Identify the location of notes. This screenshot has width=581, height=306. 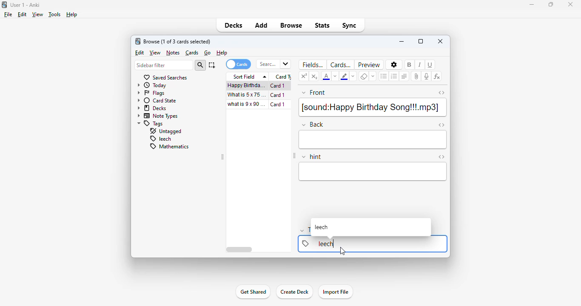
(173, 53).